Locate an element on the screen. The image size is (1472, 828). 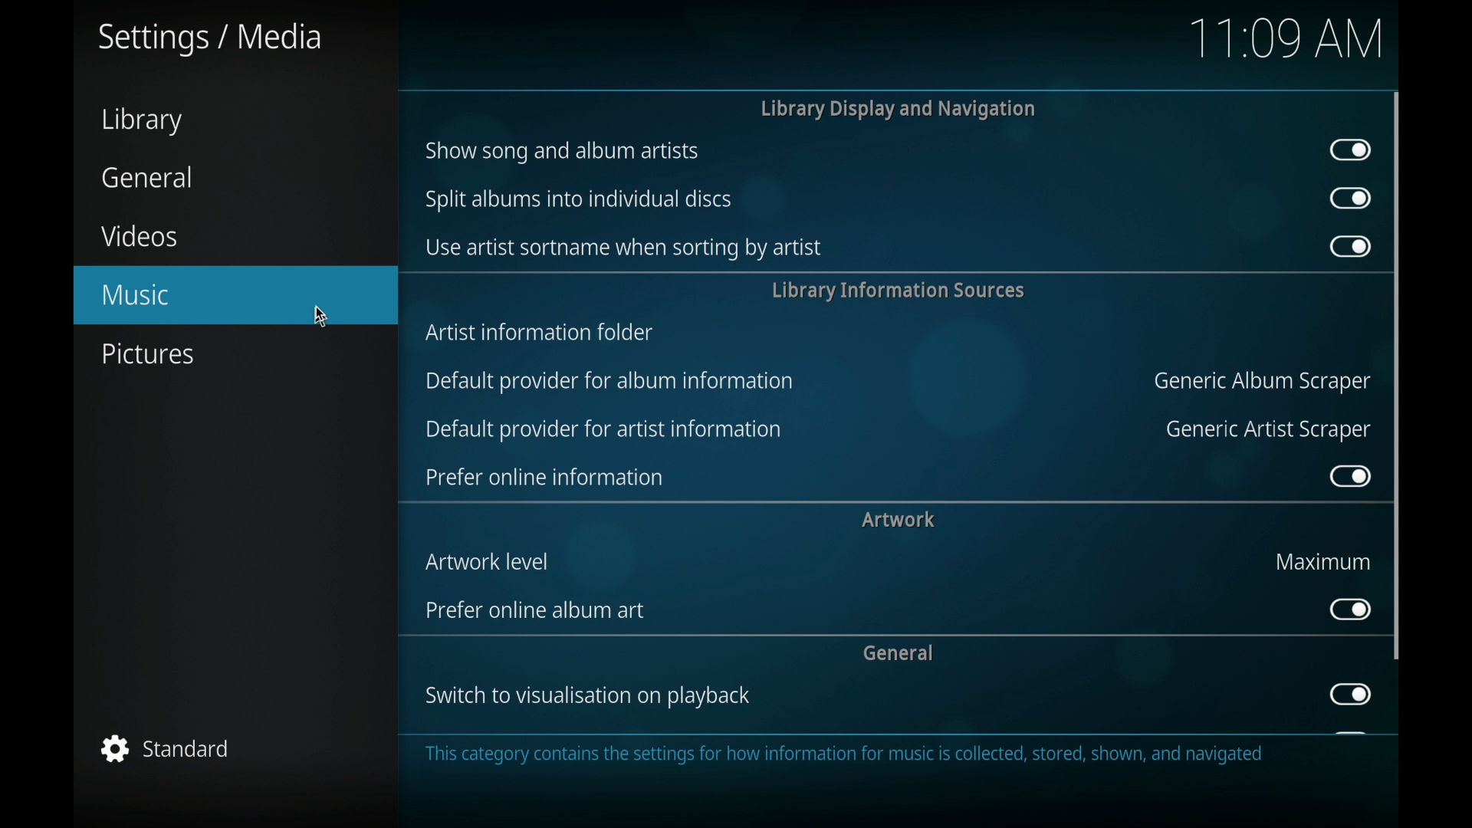
prefer online album art is located at coordinates (535, 612).